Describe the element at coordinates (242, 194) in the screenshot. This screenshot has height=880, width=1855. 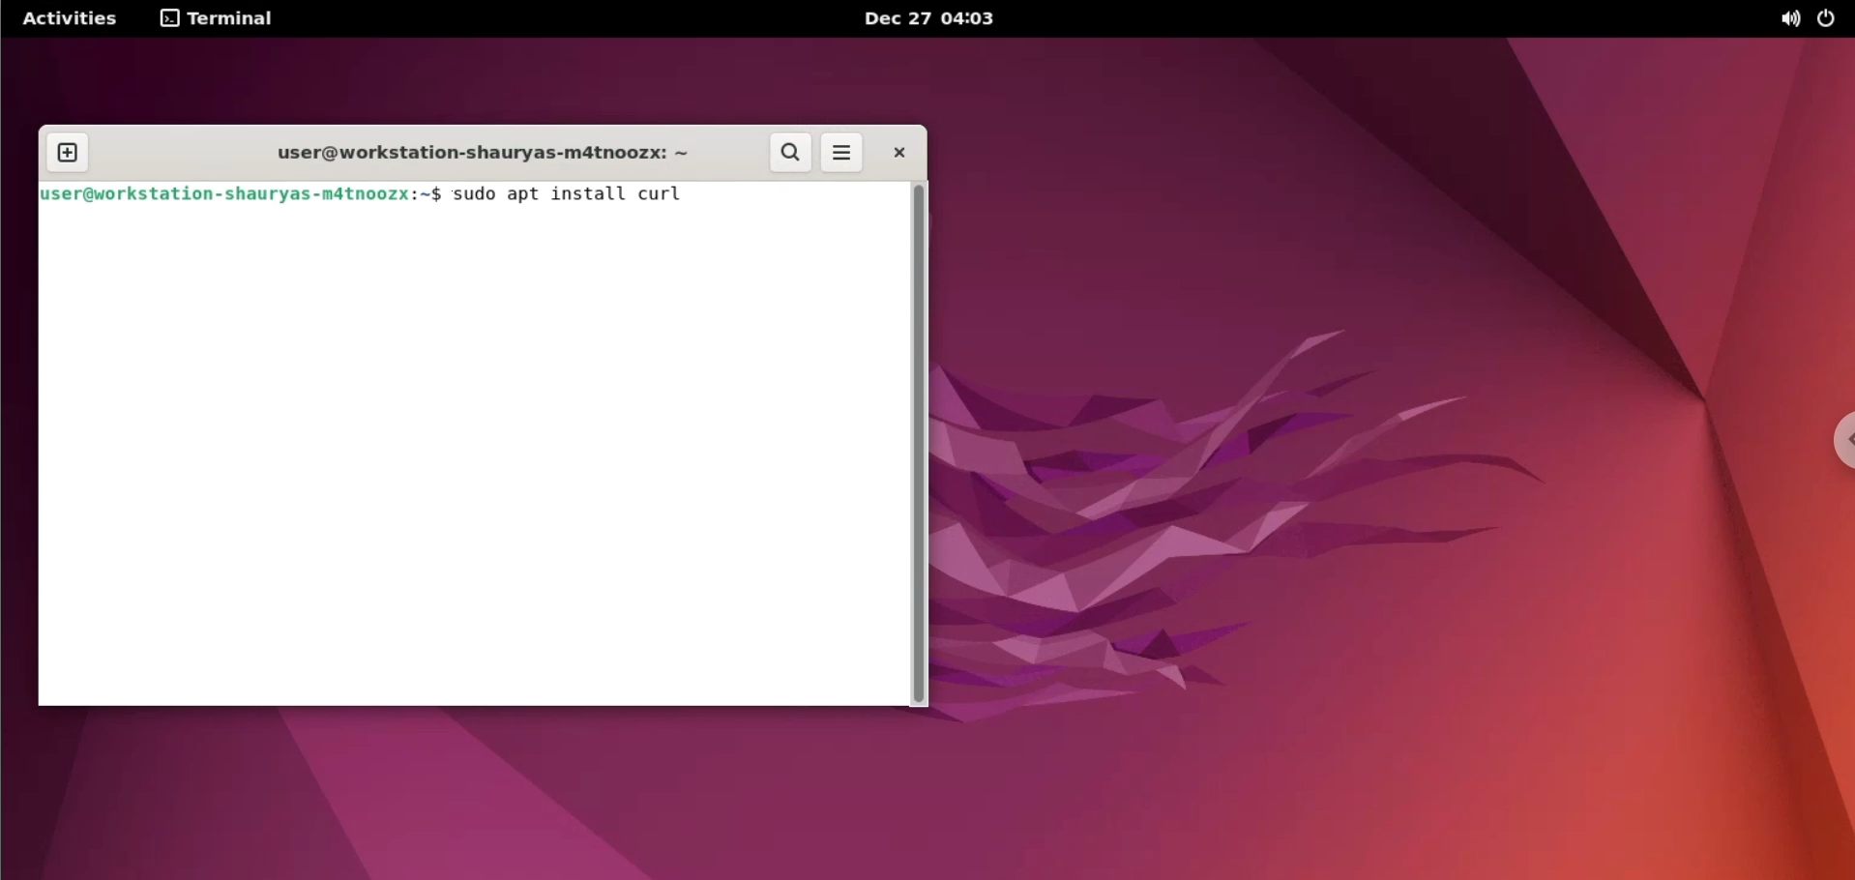
I see `user@workstation-shauryas-m4tnoozx:-$` at that location.